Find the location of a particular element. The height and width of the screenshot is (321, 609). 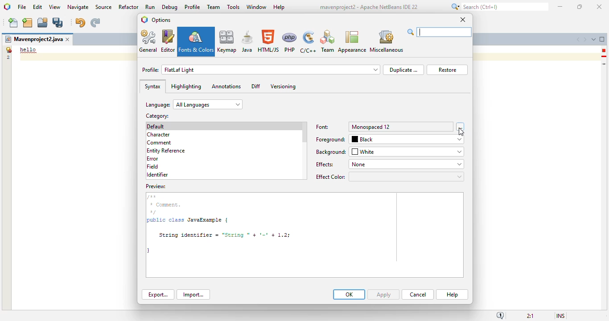

search is located at coordinates (439, 32).